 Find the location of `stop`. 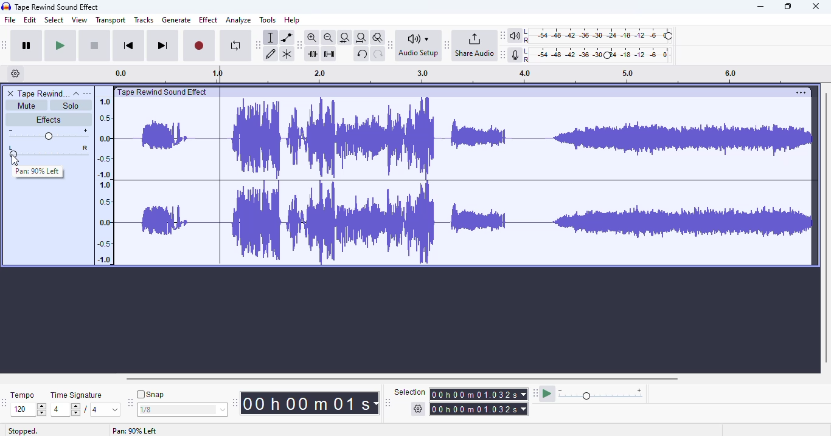

stop is located at coordinates (94, 46).